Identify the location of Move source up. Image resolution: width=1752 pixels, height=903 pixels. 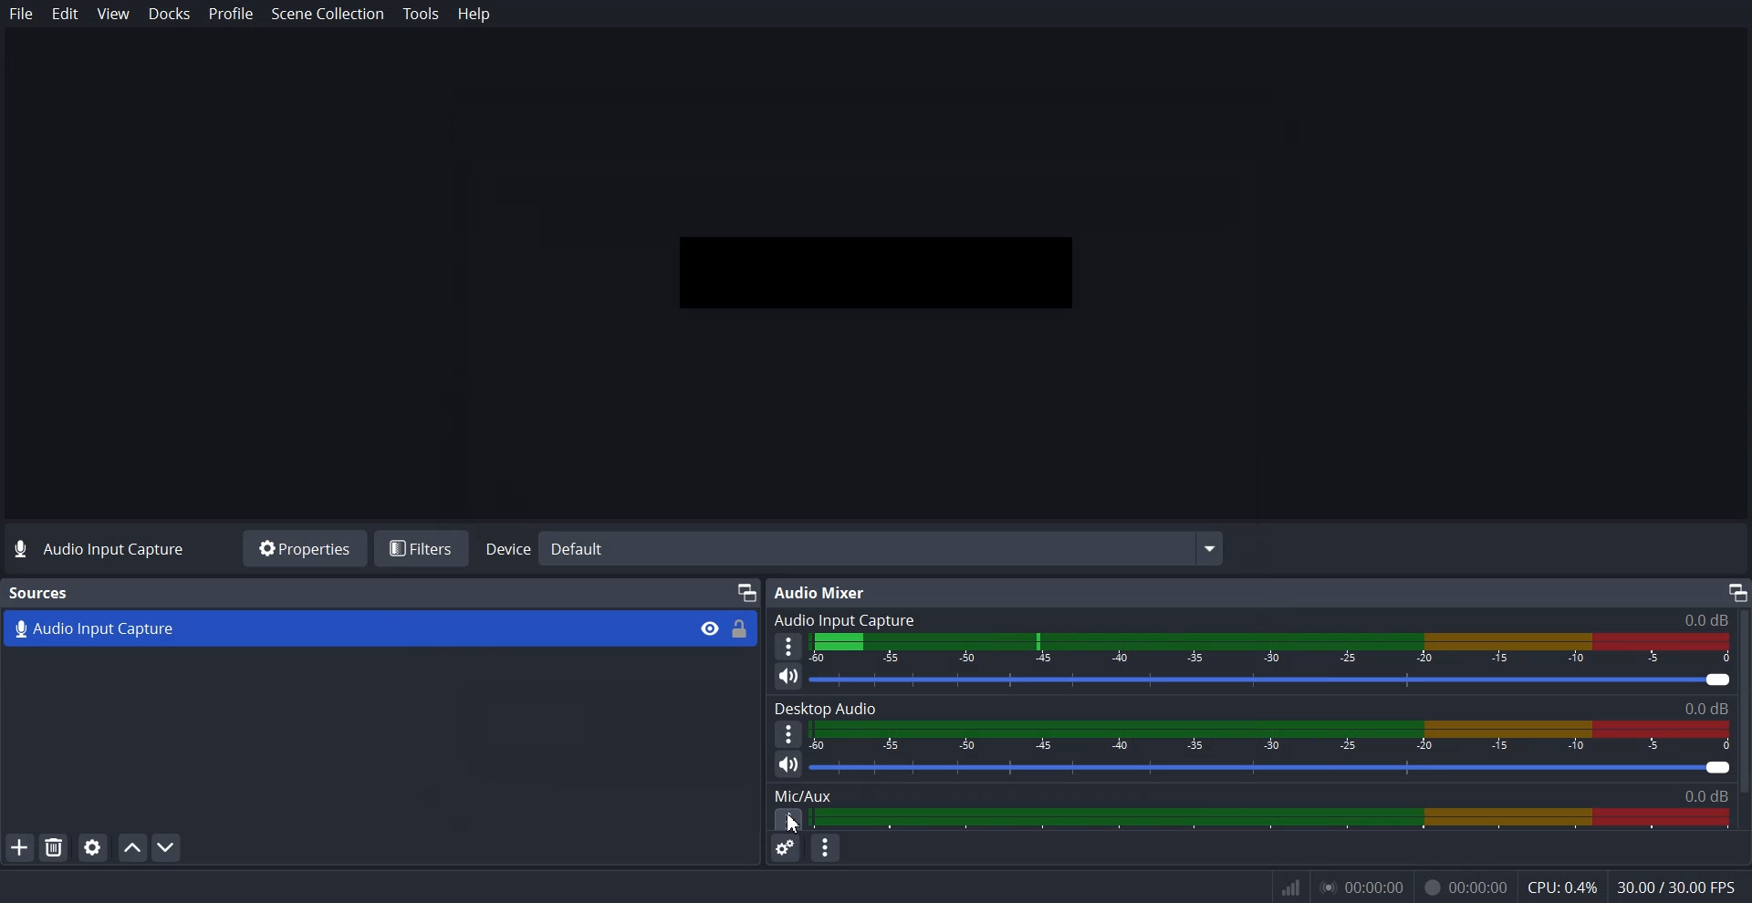
(132, 847).